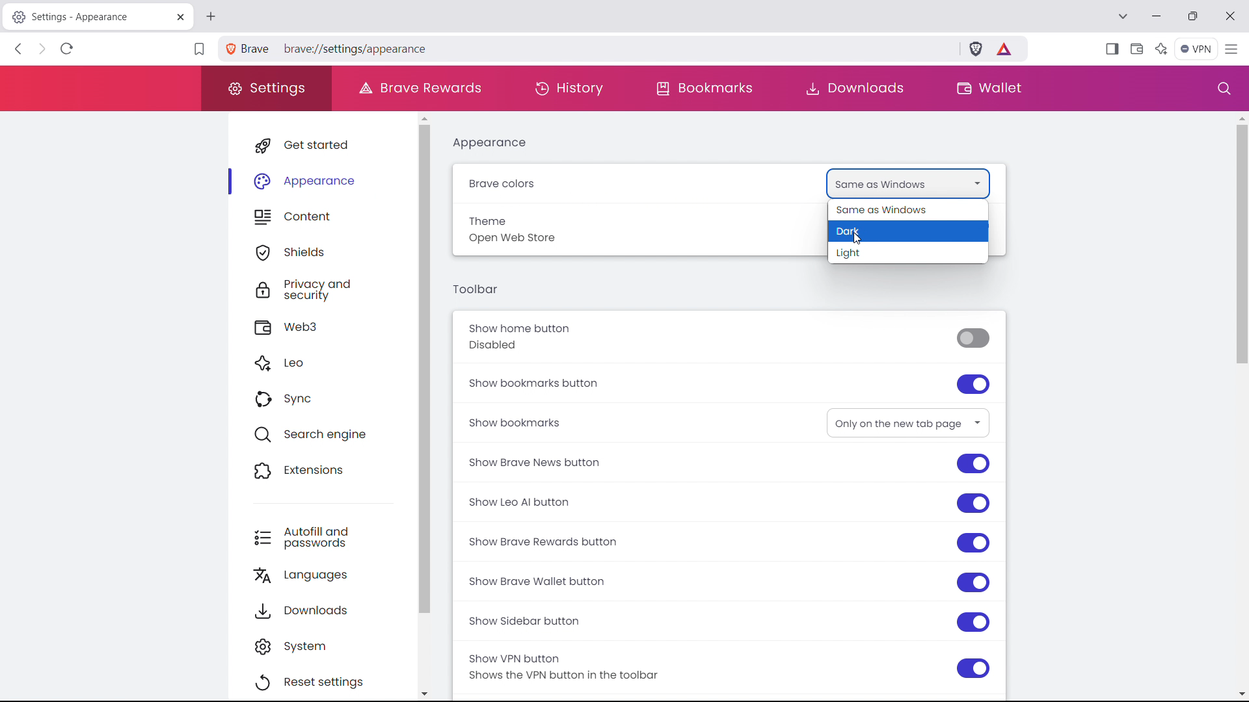  Describe the element at coordinates (432, 690) in the screenshot. I see `scroll down` at that location.